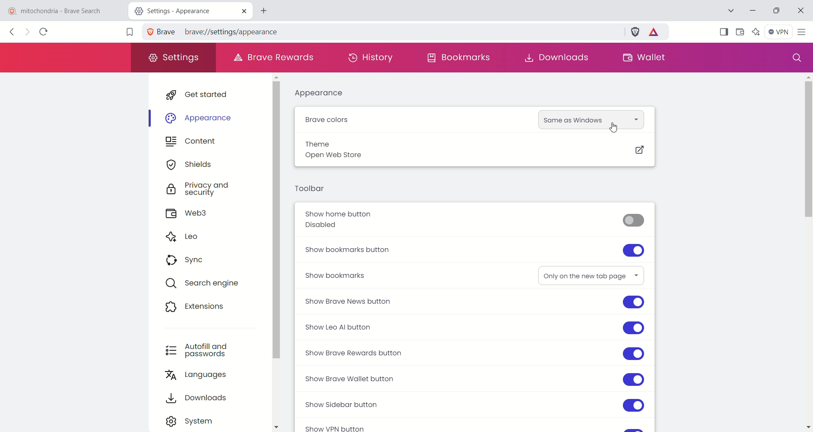 This screenshot has width=813, height=432. I want to click on brave schields, so click(636, 31).